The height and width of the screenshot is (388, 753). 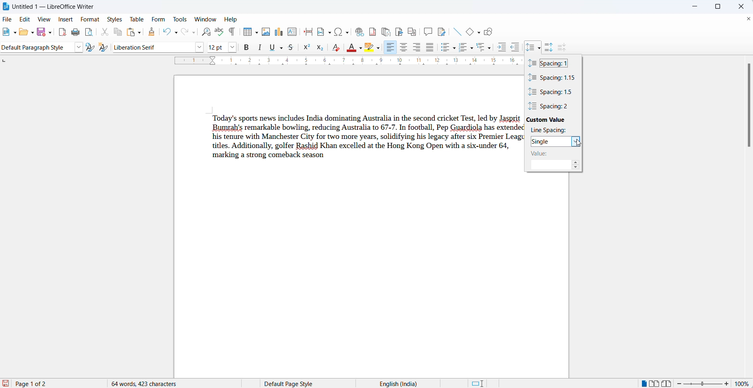 What do you see at coordinates (411, 31) in the screenshot?
I see `insert cross-reference` at bounding box center [411, 31].